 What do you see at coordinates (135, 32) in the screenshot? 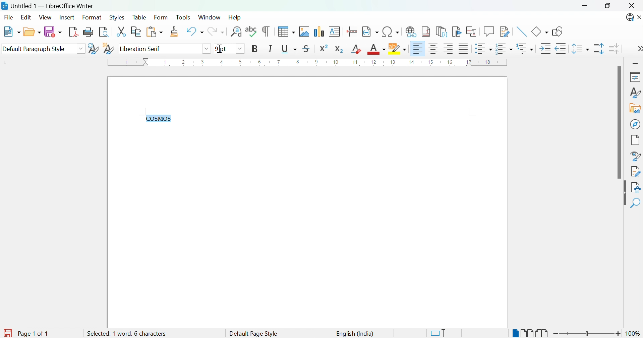
I see `Copy` at bounding box center [135, 32].